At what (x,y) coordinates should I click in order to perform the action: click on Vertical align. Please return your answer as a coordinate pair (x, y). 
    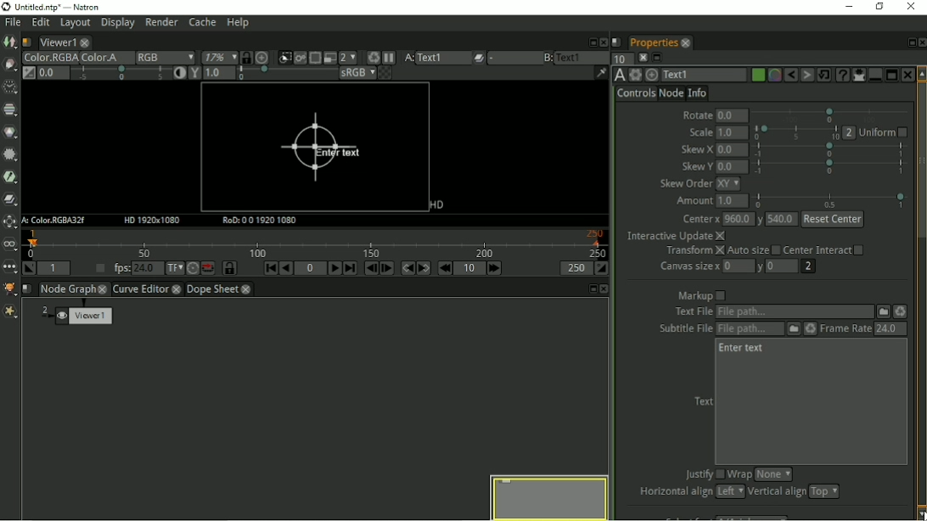
    Looking at the image, I should click on (777, 491).